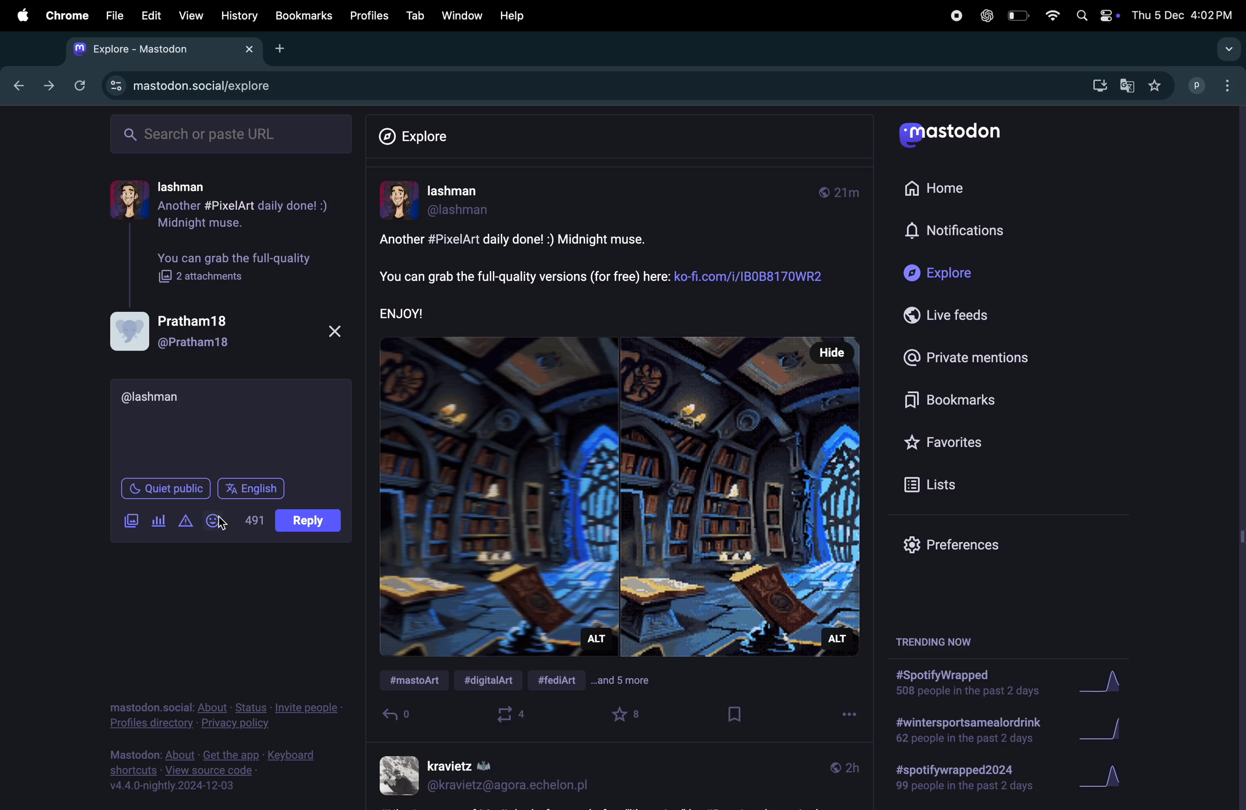 Image resolution: width=1246 pixels, height=810 pixels. What do you see at coordinates (495, 682) in the screenshot?
I see `#digital ART` at bounding box center [495, 682].